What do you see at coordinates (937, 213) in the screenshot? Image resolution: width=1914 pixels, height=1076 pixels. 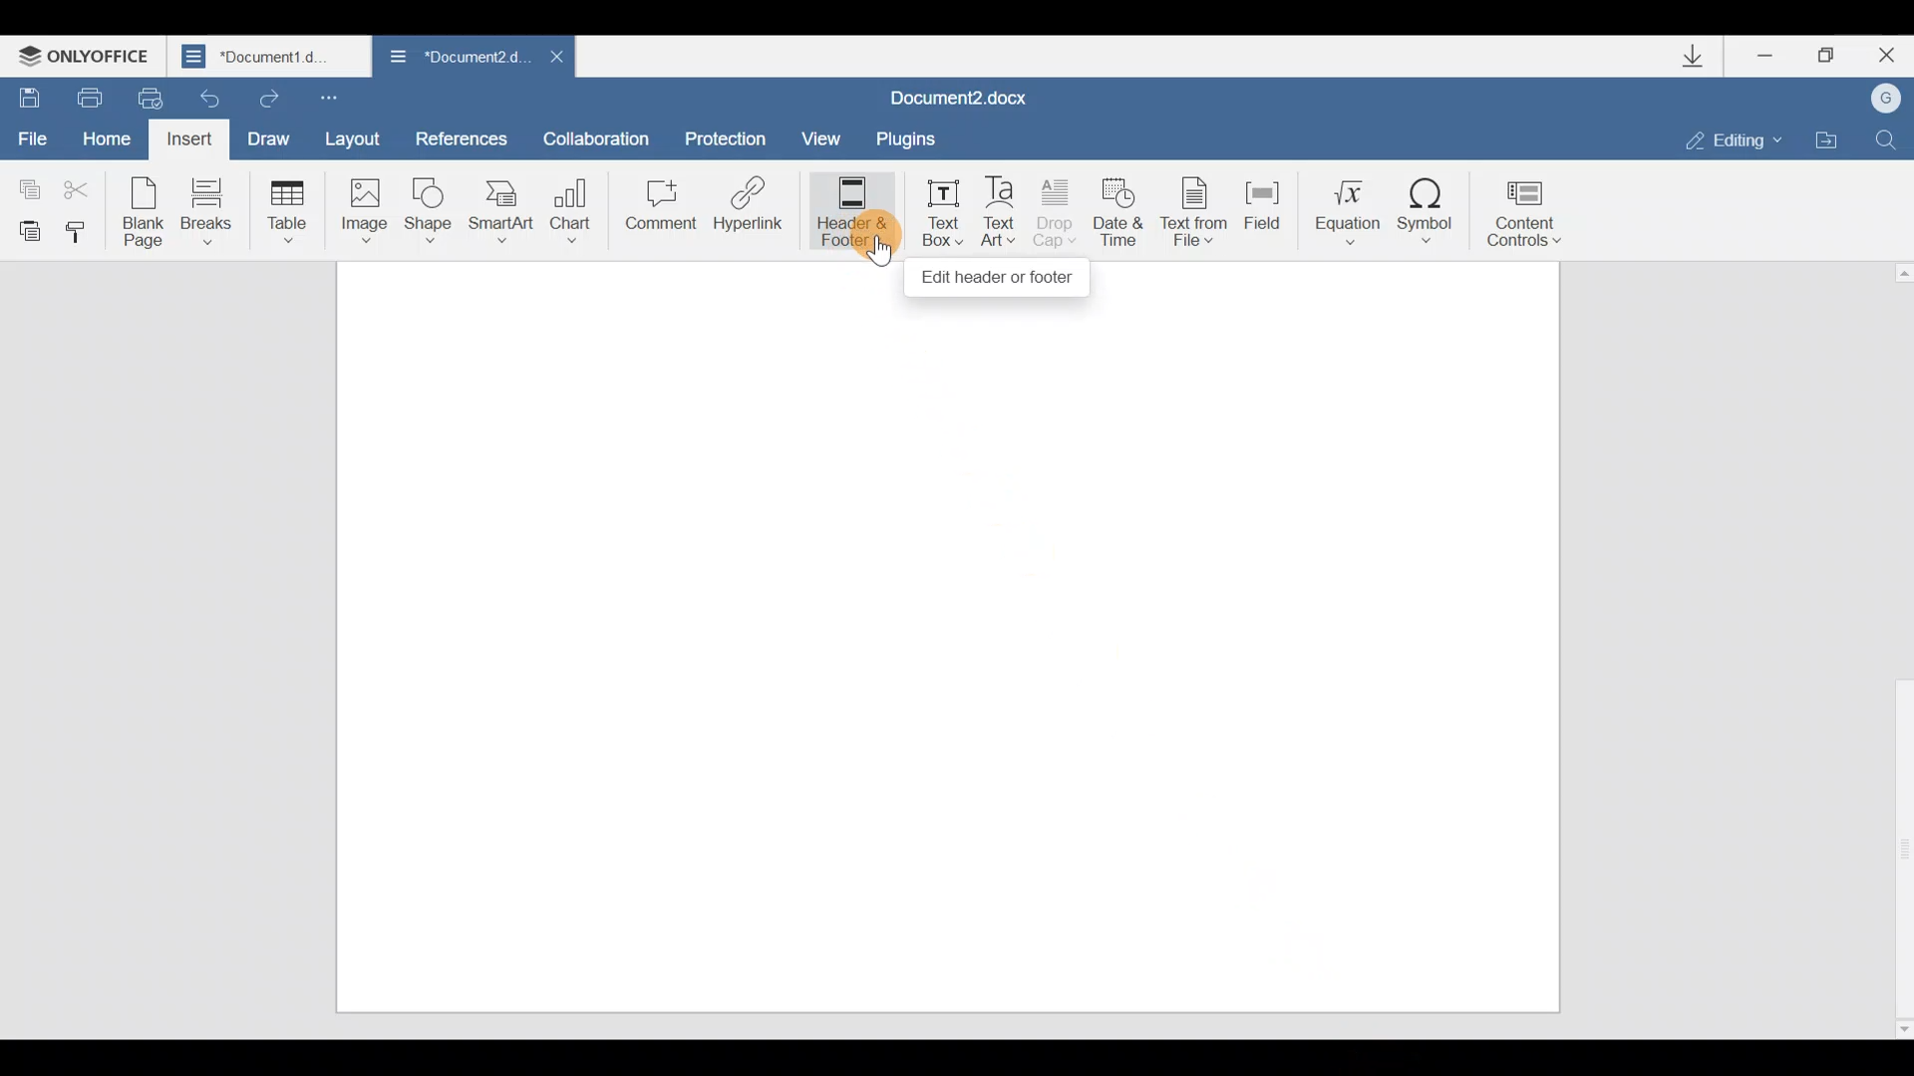 I see `Text box` at bounding box center [937, 213].